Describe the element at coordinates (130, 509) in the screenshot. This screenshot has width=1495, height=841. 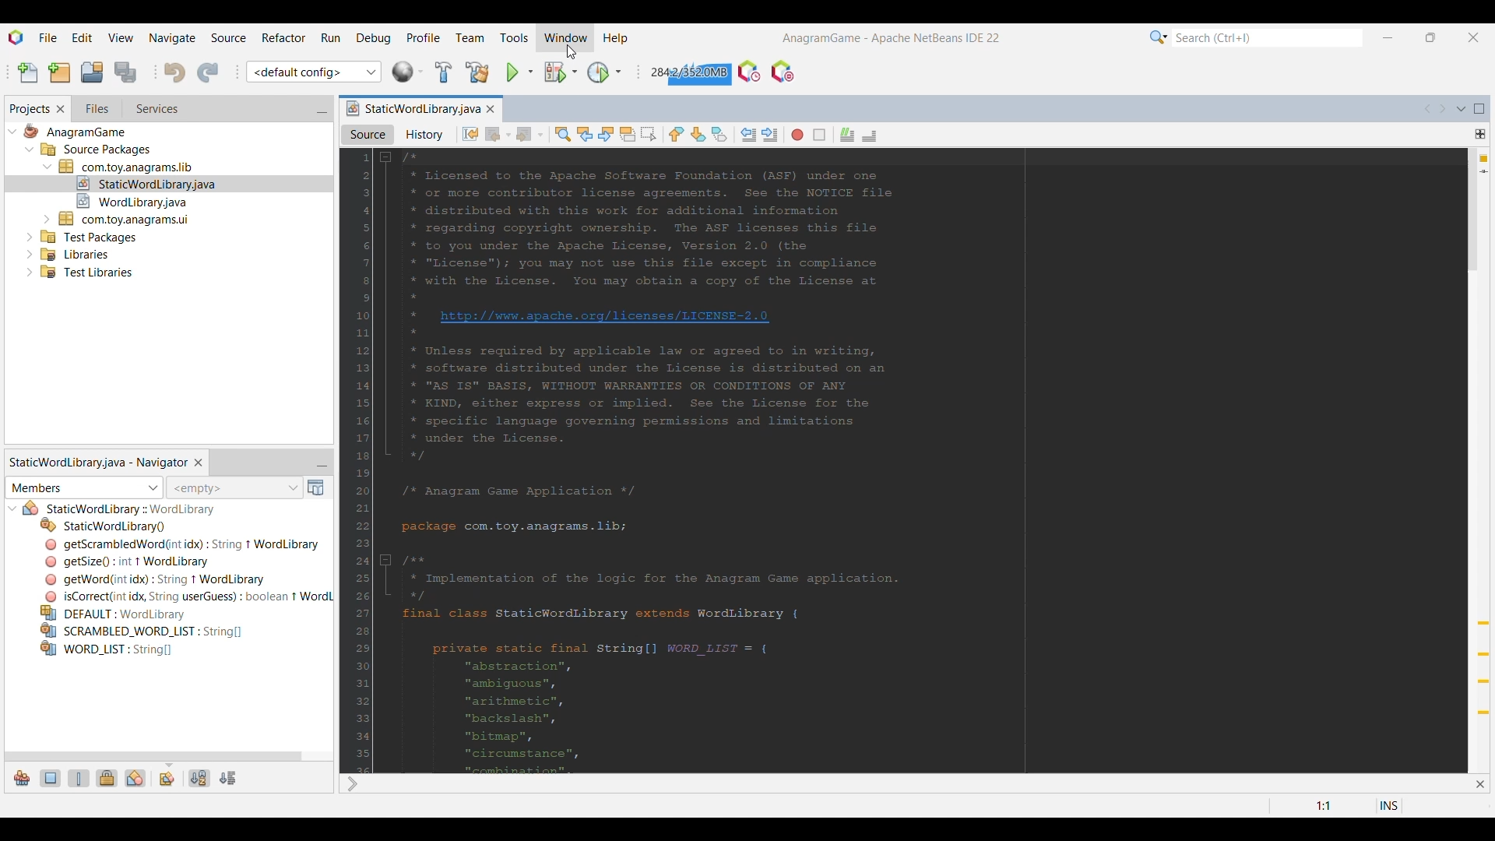
I see `` at that location.